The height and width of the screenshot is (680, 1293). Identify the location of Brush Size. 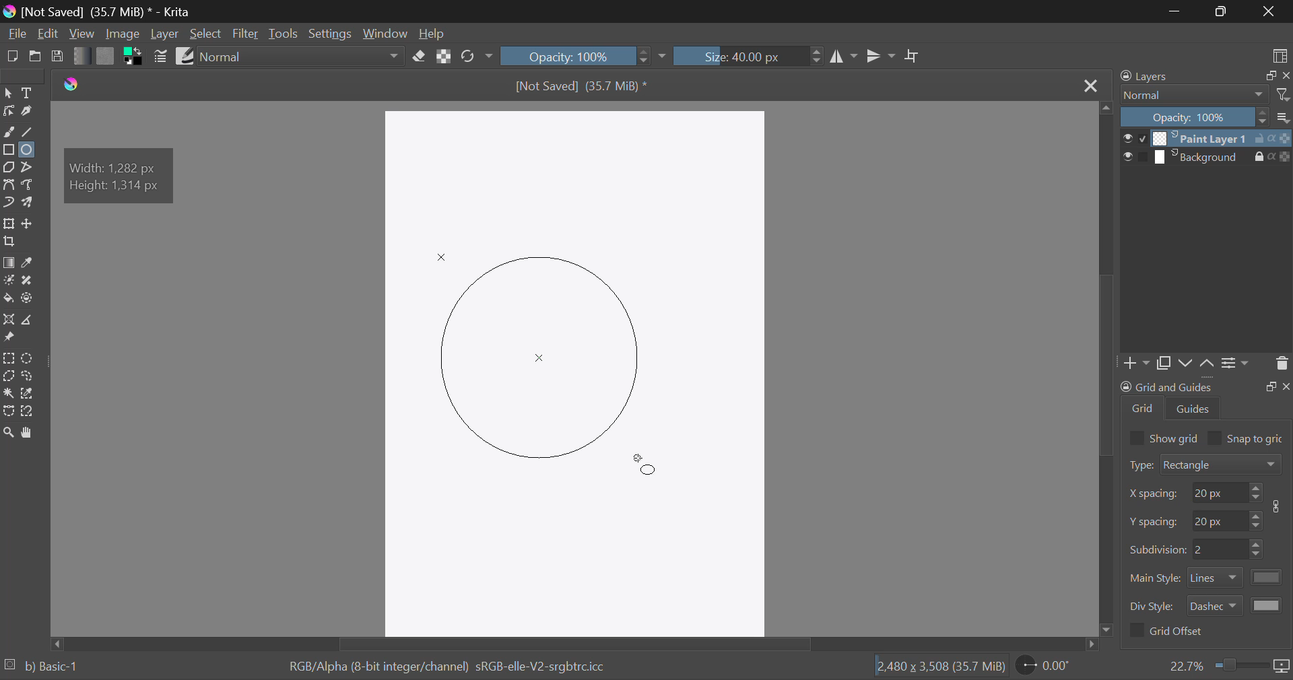
(747, 55).